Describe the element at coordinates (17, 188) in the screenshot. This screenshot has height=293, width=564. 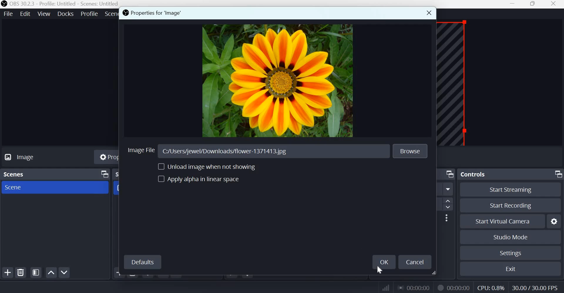
I see `Scene` at that location.